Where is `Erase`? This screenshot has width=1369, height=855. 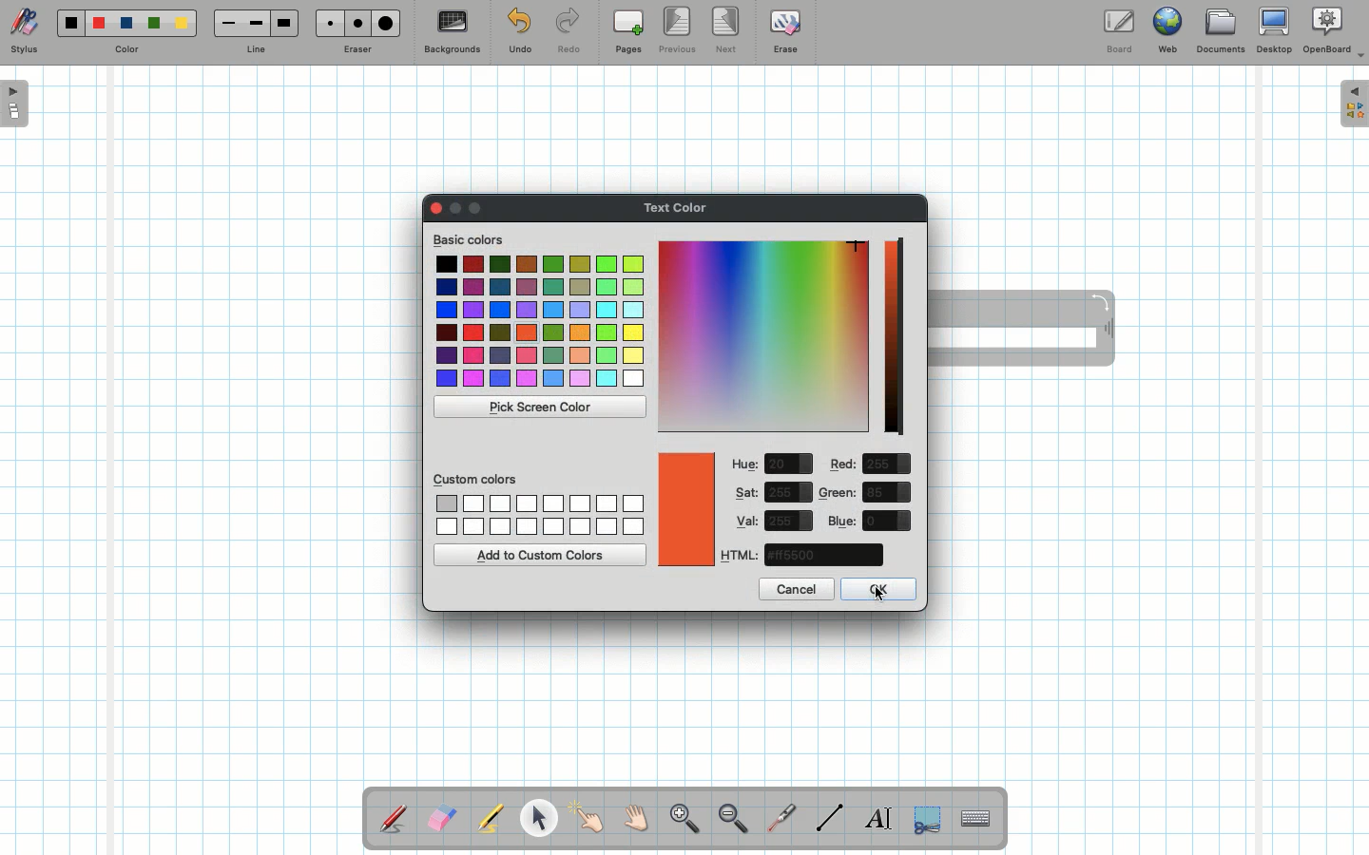 Erase is located at coordinates (784, 30).